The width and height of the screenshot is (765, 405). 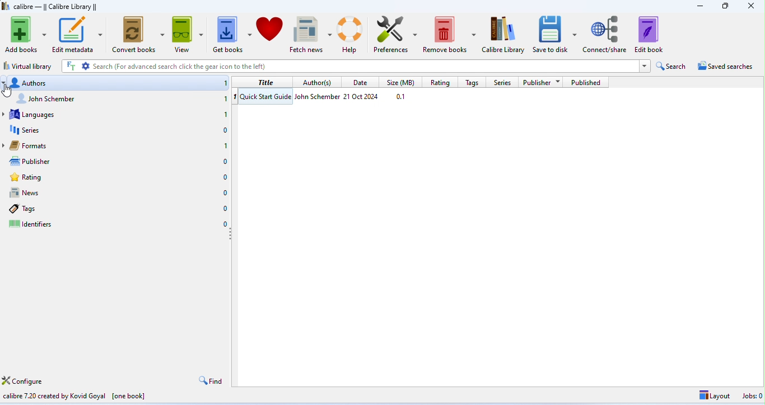 What do you see at coordinates (26, 34) in the screenshot?
I see `add books` at bounding box center [26, 34].